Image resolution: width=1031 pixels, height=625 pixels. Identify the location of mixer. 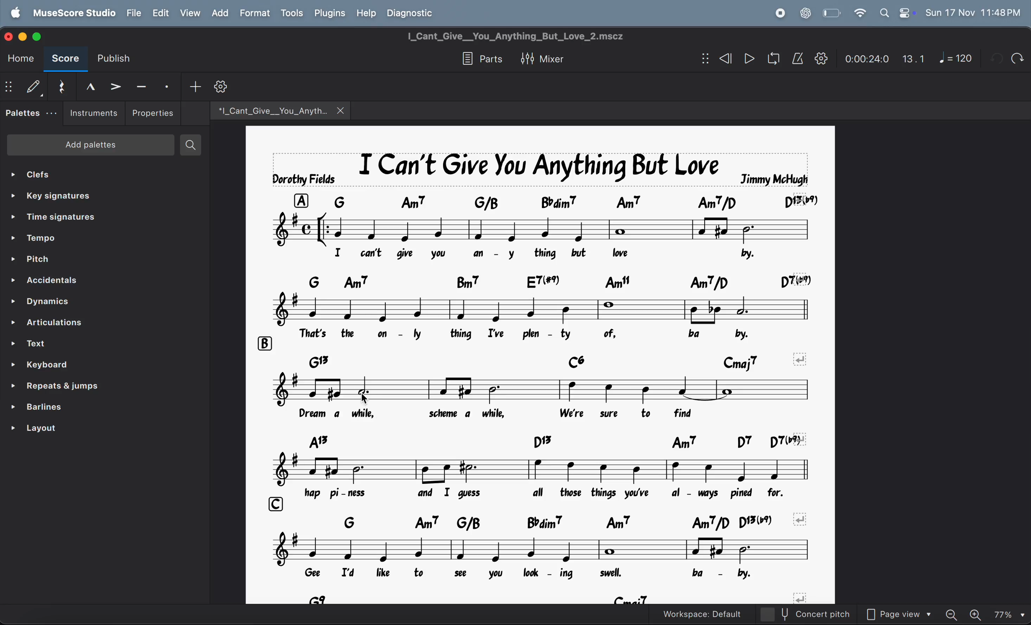
(542, 60).